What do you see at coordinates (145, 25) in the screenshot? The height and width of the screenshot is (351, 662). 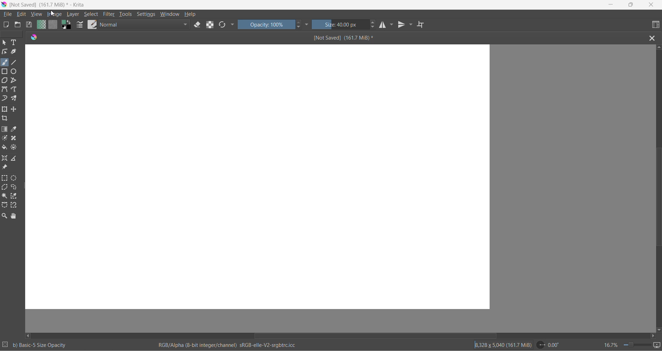 I see `blenders mode` at bounding box center [145, 25].